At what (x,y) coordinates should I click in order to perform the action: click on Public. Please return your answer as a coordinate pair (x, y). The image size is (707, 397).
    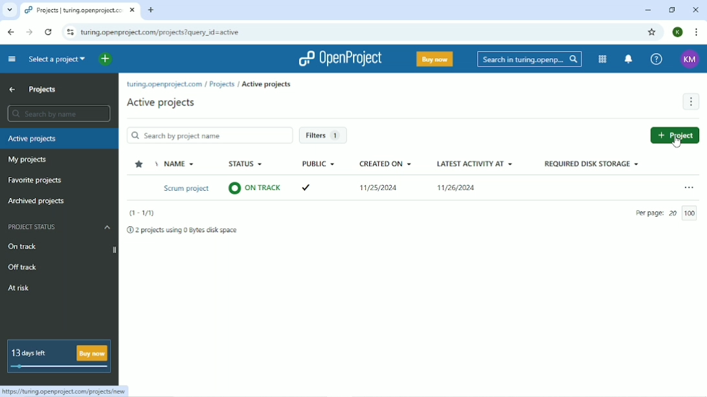
    Looking at the image, I should click on (318, 164).